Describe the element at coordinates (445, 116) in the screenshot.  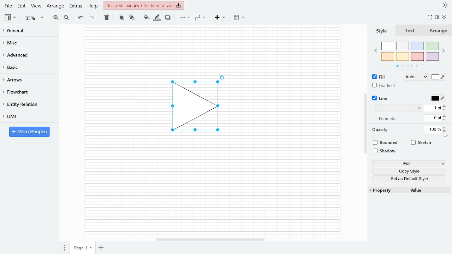
I see `Increase perimeter` at that location.